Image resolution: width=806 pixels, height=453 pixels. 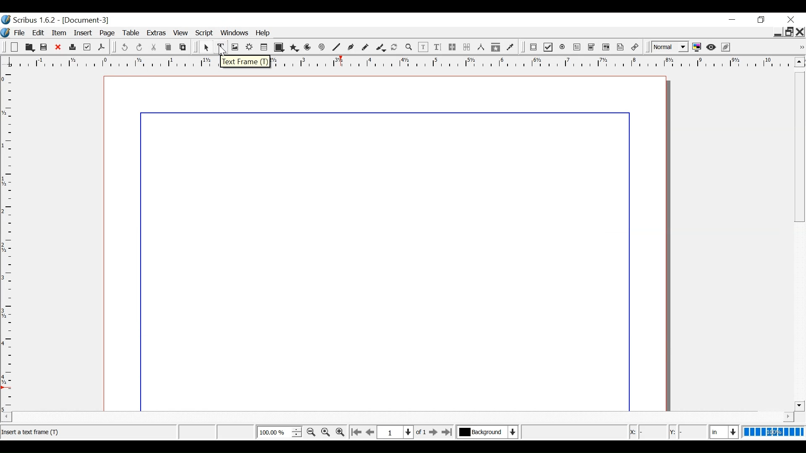 What do you see at coordinates (221, 47) in the screenshot?
I see `Text Frame` at bounding box center [221, 47].